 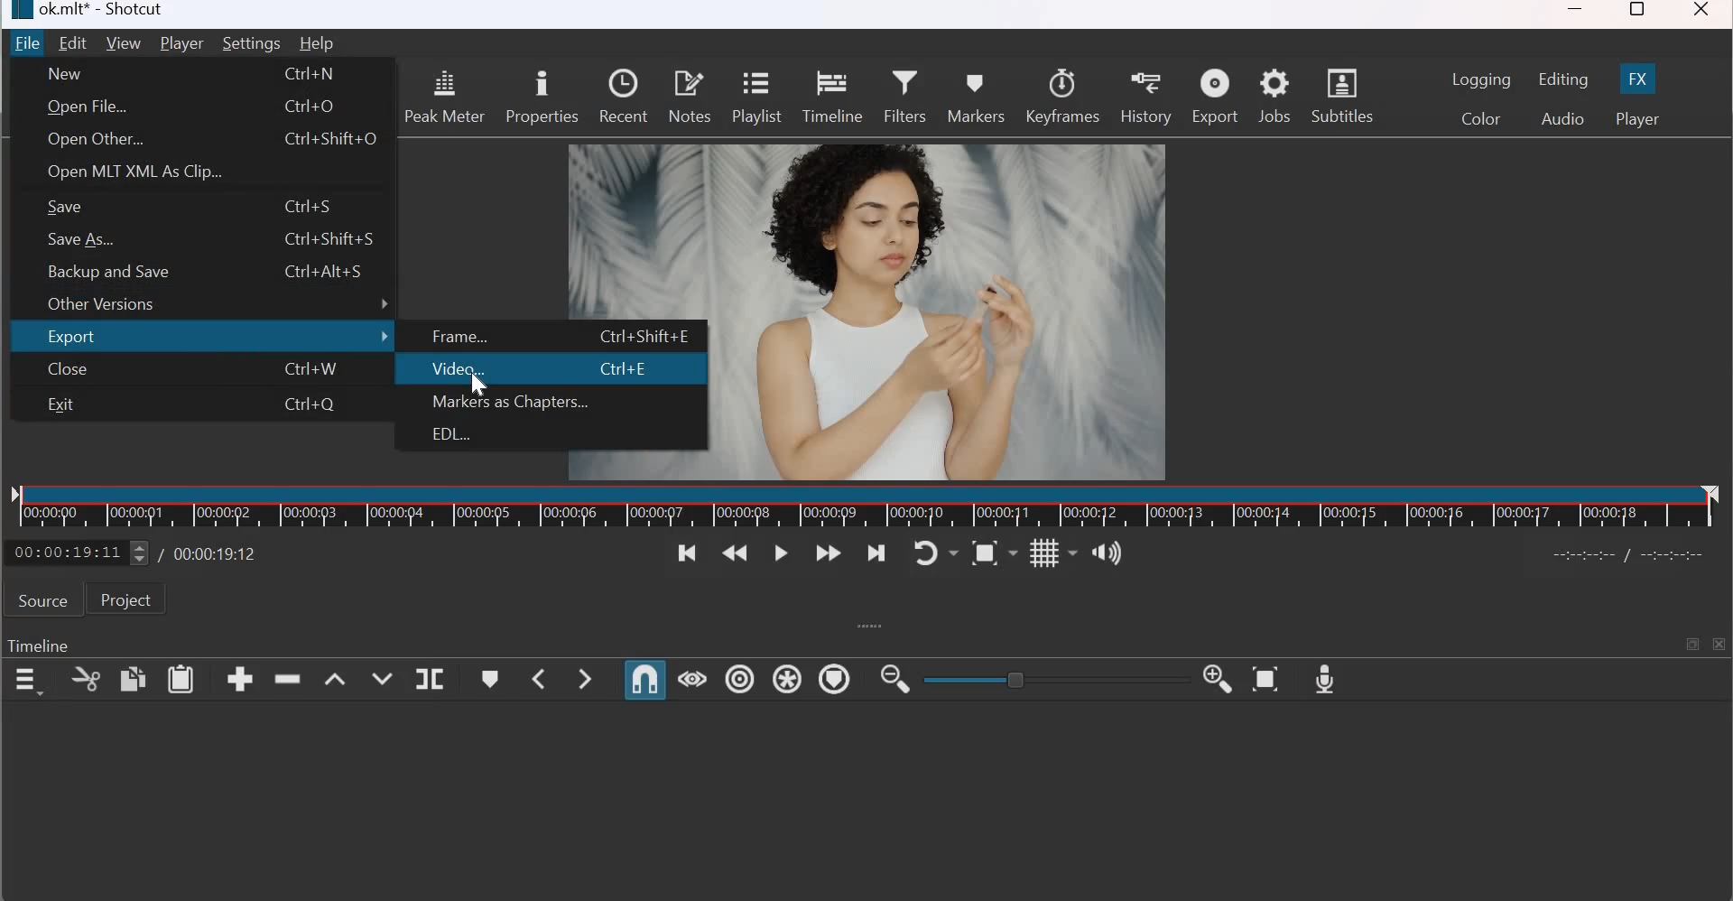 I want to click on copy, so click(x=87, y=679).